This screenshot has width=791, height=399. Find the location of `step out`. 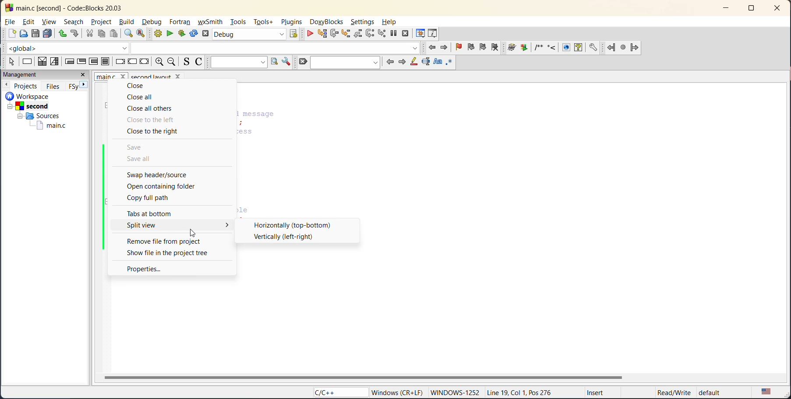

step out is located at coordinates (358, 34).